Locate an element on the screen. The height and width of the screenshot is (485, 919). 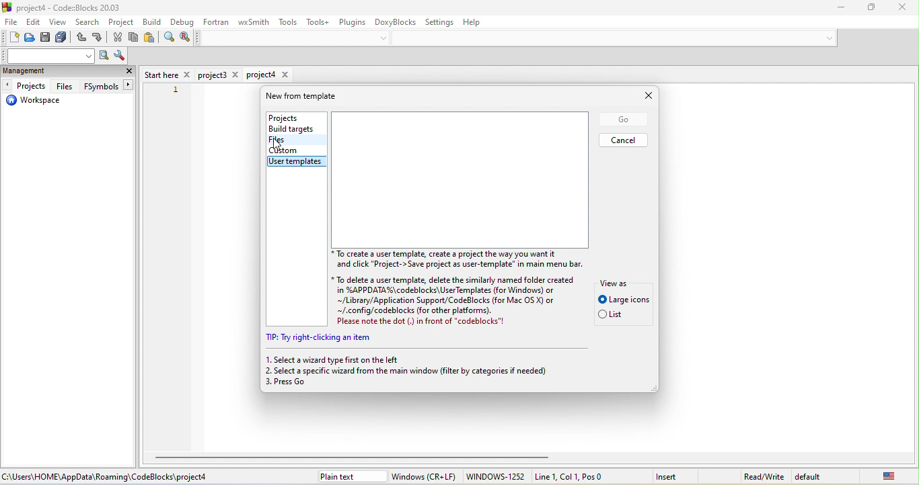
close is located at coordinates (129, 73).